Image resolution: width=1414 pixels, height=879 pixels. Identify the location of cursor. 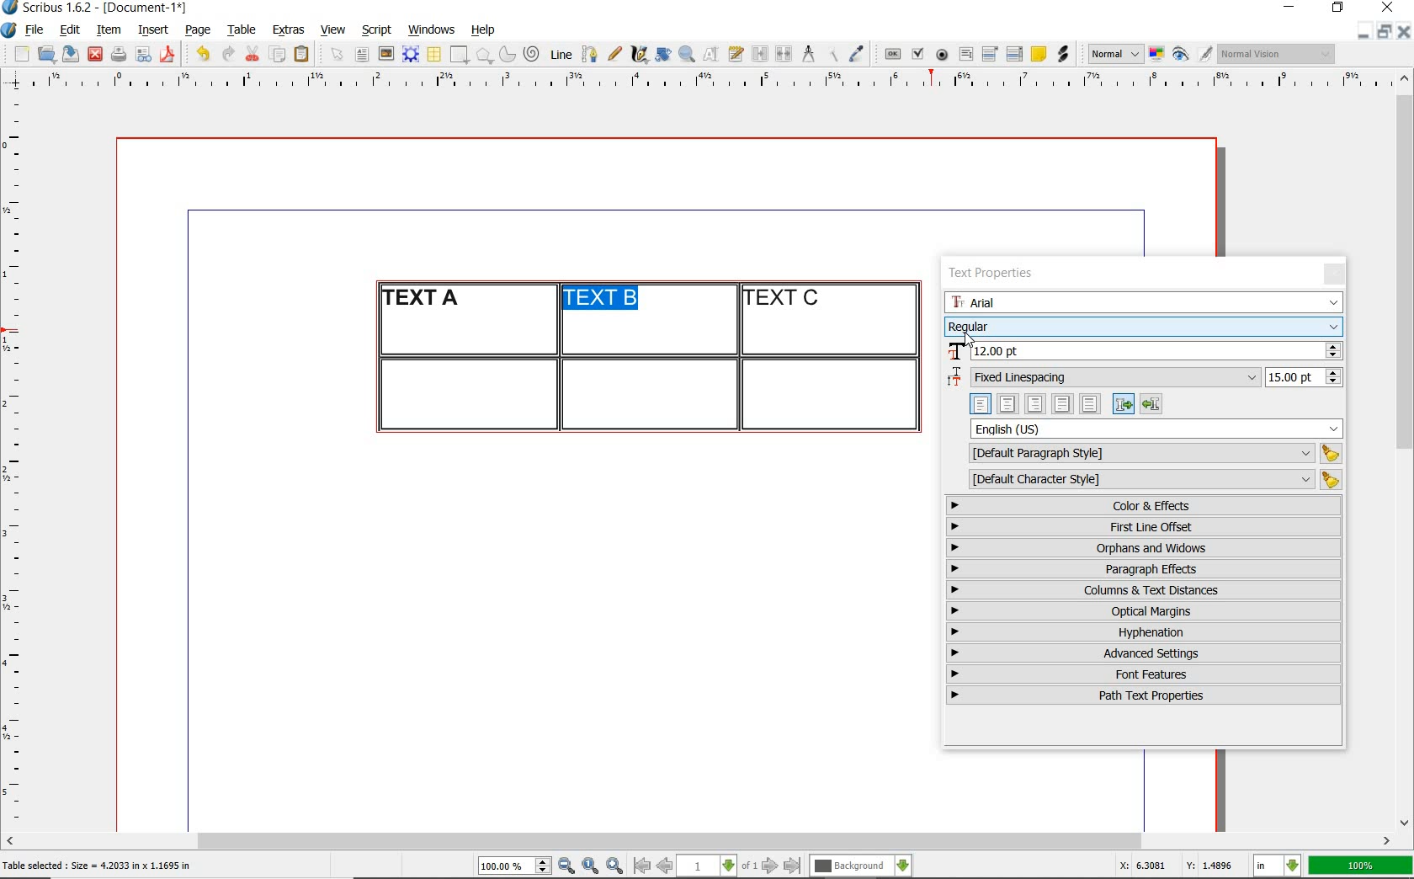
(969, 339).